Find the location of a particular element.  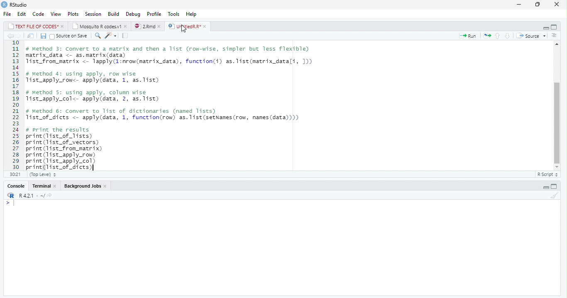

Hide is located at coordinates (545, 186).